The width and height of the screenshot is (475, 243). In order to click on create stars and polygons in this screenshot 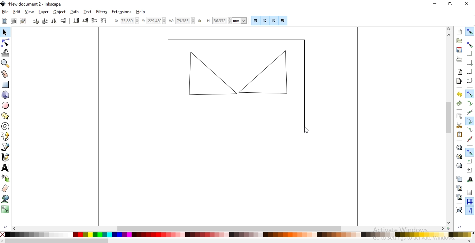, I will do `click(6, 116)`.